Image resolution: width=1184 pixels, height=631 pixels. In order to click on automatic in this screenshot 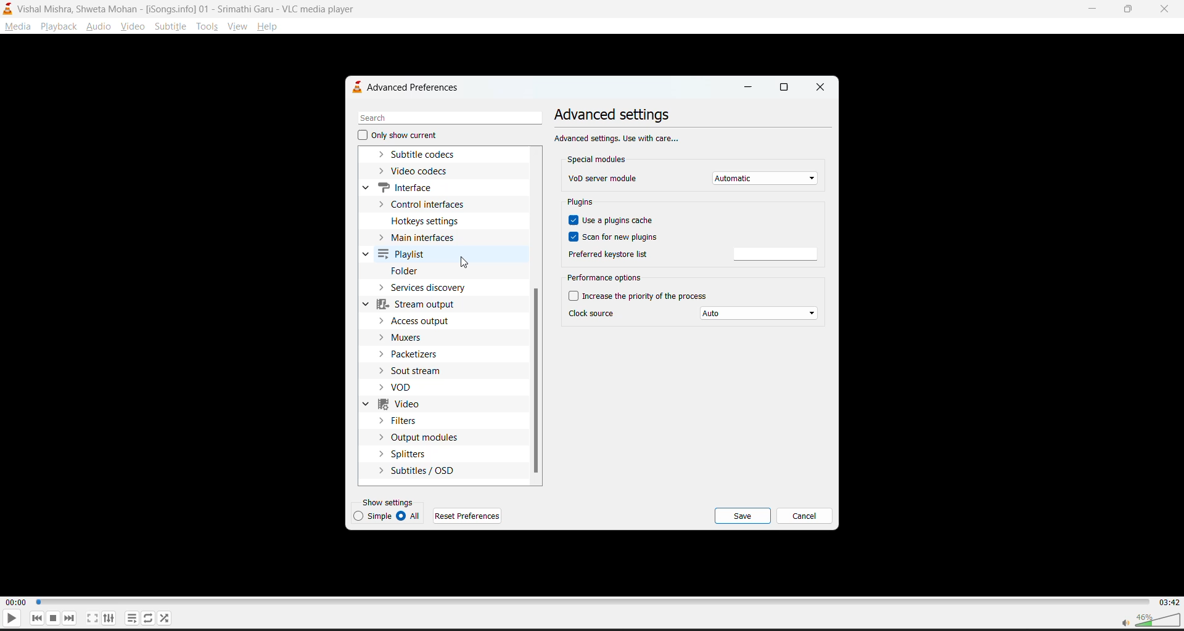, I will do `click(767, 179)`.